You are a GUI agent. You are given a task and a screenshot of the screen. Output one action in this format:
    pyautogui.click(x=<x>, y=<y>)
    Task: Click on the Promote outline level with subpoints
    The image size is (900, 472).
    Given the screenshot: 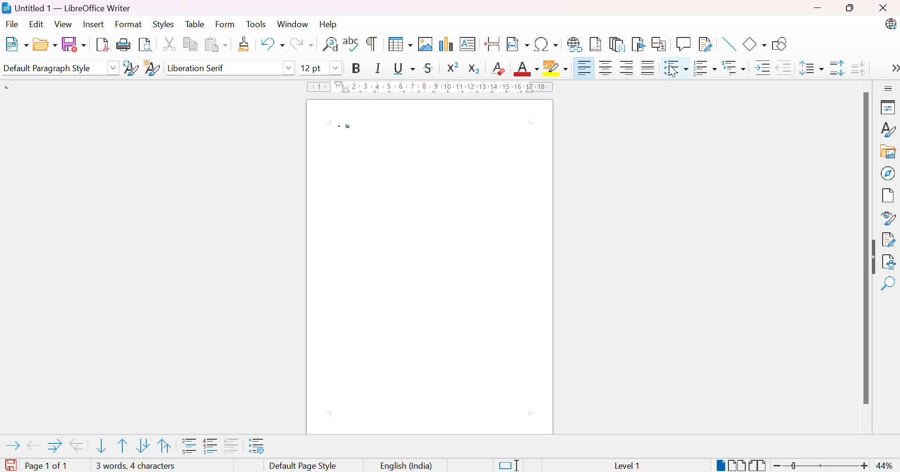 What is the action you would take?
    pyautogui.click(x=76, y=445)
    